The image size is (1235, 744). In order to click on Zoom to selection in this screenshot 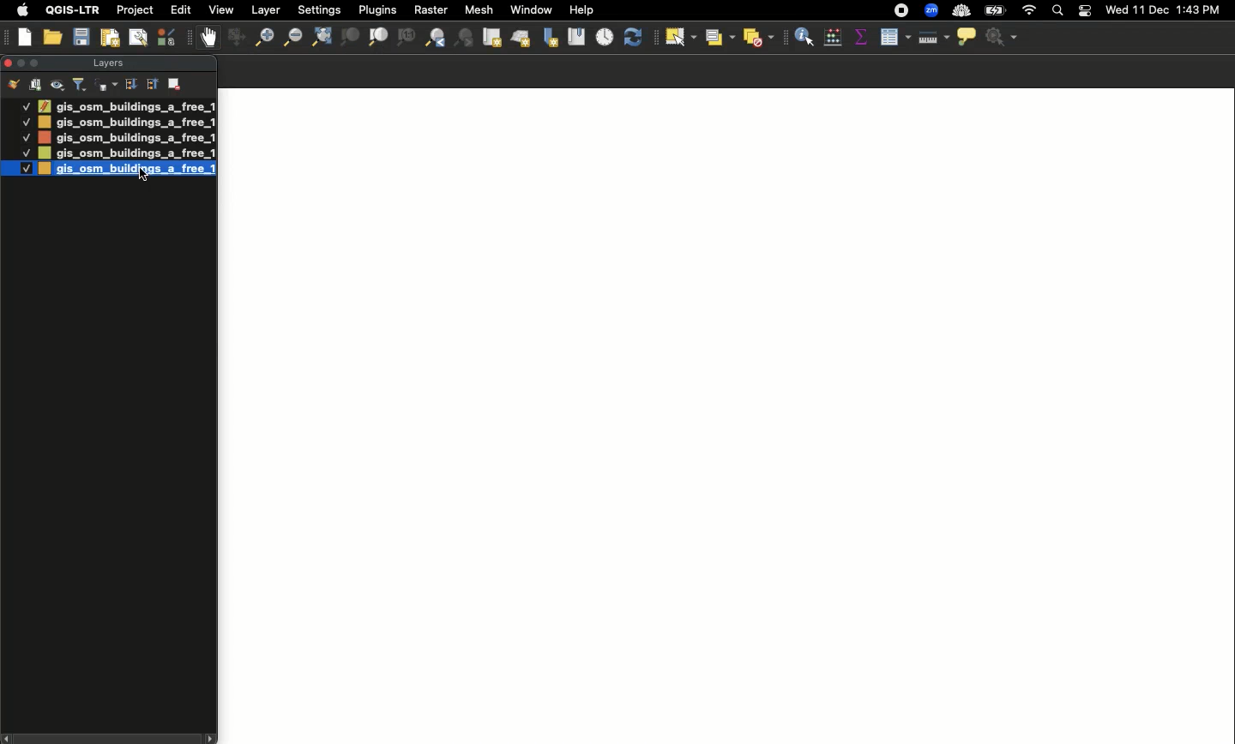, I will do `click(350, 38)`.